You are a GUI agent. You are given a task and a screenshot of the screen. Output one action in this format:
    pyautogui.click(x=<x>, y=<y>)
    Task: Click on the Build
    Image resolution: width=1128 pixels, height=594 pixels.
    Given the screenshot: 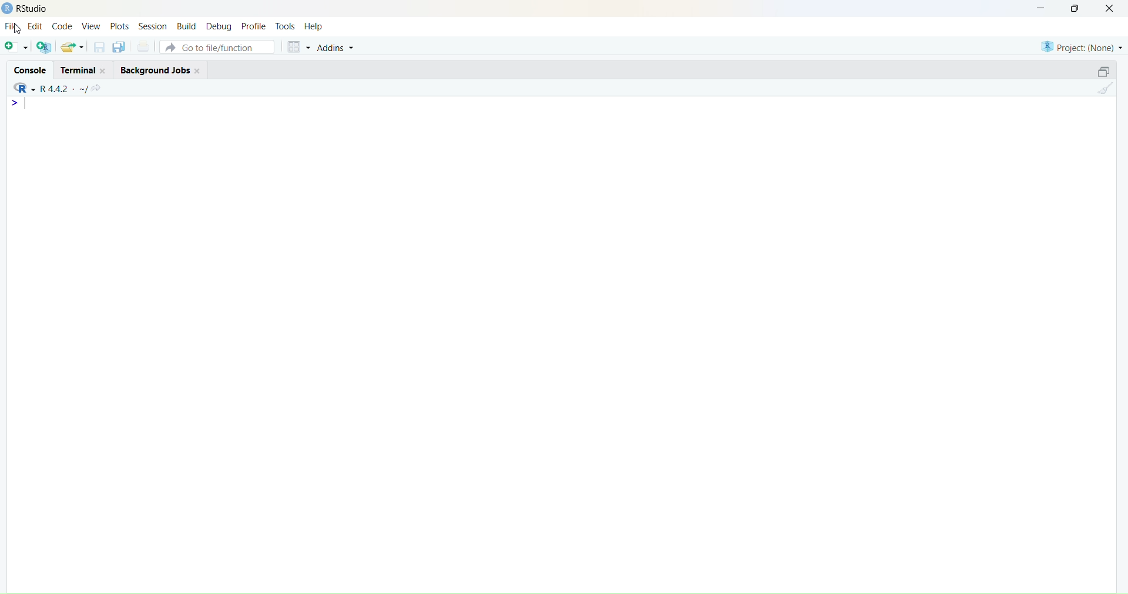 What is the action you would take?
    pyautogui.click(x=187, y=26)
    